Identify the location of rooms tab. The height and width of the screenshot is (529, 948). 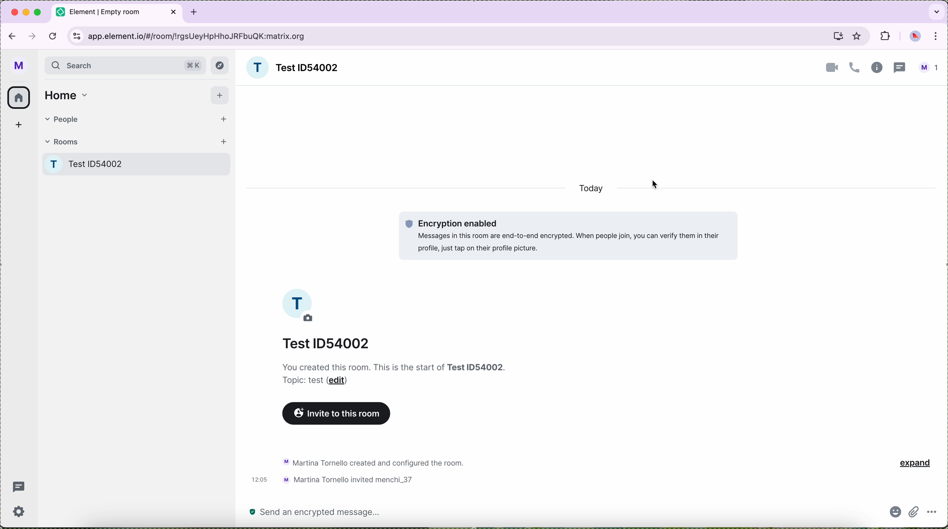
(136, 140).